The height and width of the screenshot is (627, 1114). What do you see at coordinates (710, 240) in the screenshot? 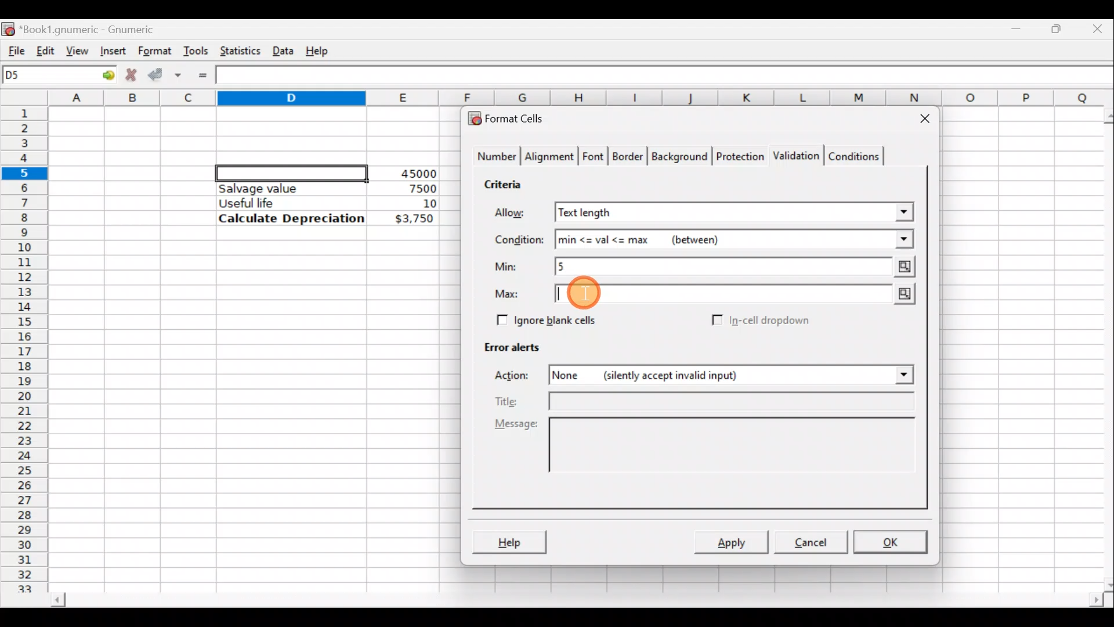
I see `min<=val<=max (between)` at bounding box center [710, 240].